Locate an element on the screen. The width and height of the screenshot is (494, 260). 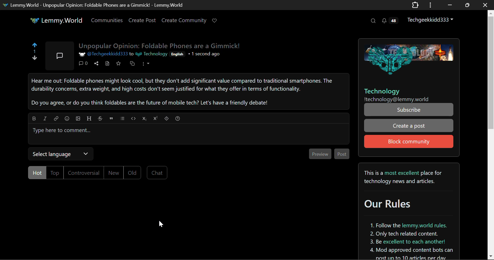
formatting help is located at coordinates (178, 118).